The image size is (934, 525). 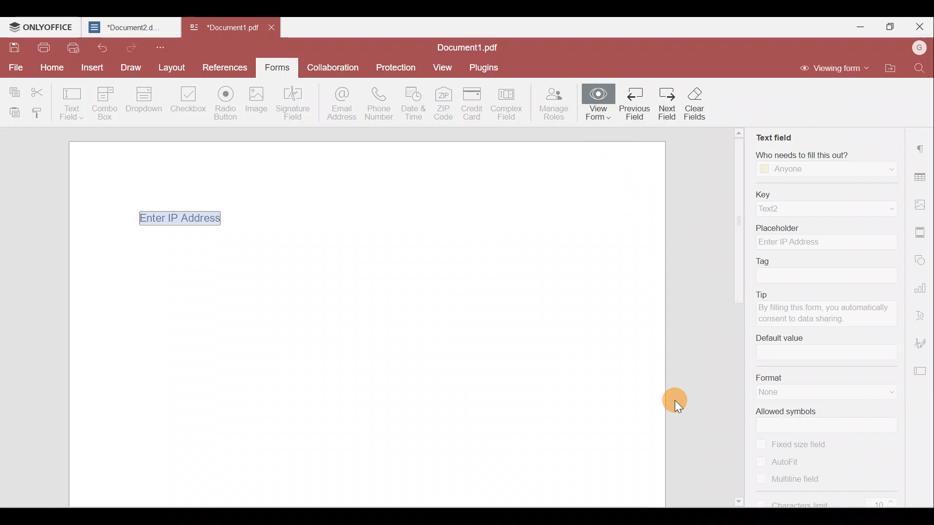 I want to click on Who needs to fill this out?, so click(x=821, y=153).